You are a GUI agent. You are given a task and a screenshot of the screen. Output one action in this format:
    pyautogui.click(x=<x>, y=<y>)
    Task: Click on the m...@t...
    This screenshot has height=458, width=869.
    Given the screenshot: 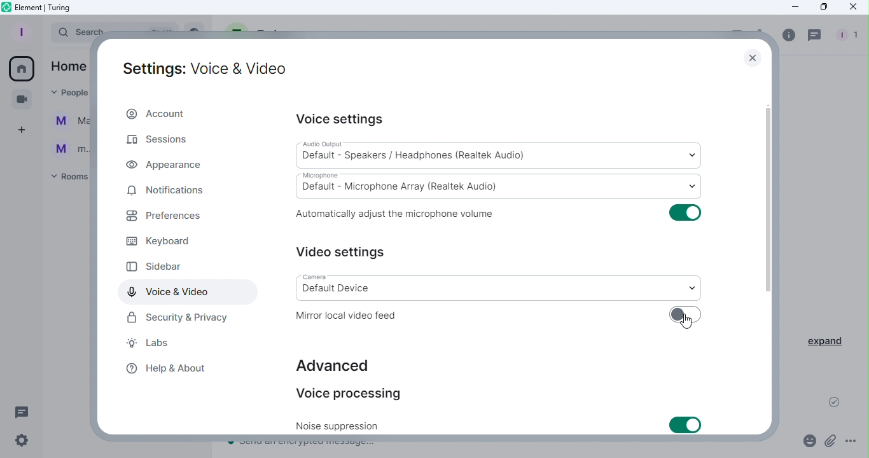 What is the action you would take?
    pyautogui.click(x=73, y=148)
    